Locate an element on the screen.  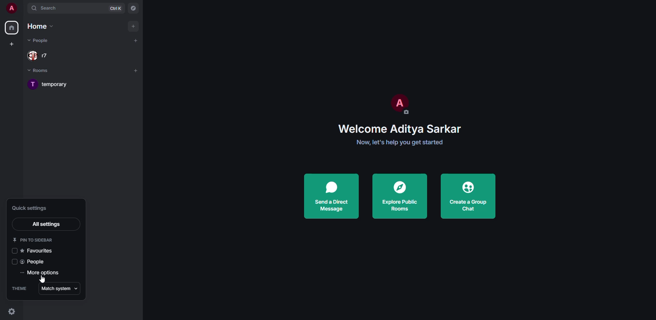
cursor is located at coordinates (43, 279).